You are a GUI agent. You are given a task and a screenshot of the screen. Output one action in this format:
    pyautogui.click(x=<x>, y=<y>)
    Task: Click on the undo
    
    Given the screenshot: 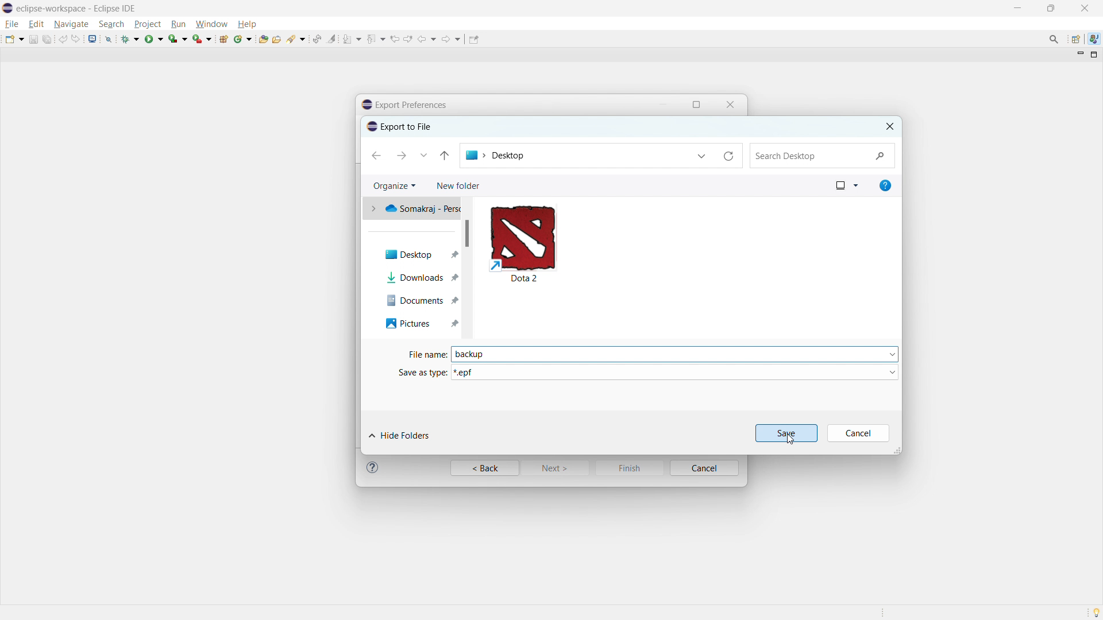 What is the action you would take?
    pyautogui.click(x=63, y=39)
    